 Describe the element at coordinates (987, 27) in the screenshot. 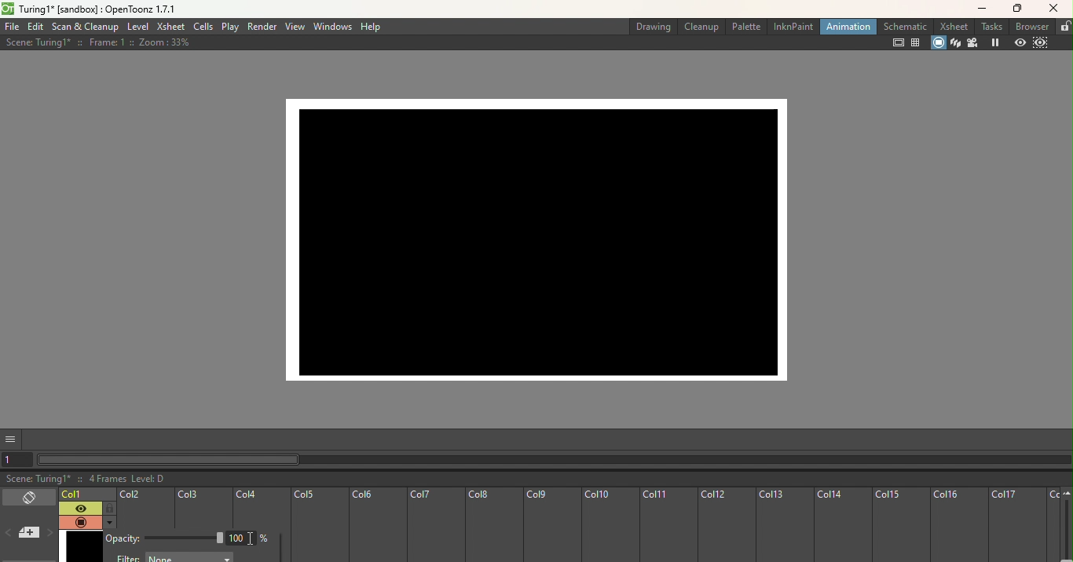

I see `Tasks` at that location.